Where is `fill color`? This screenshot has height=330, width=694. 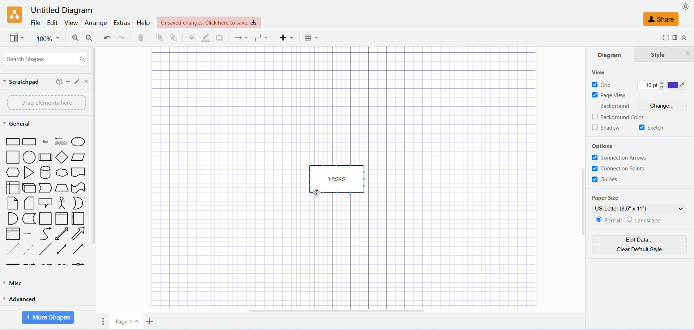 fill color is located at coordinates (189, 37).